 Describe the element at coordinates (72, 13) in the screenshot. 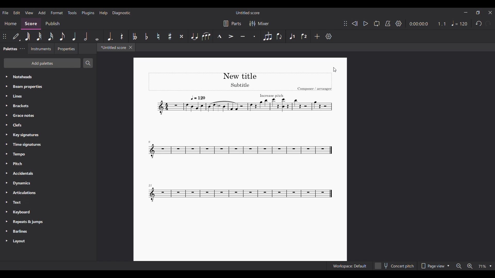

I see `Tools menu` at that location.